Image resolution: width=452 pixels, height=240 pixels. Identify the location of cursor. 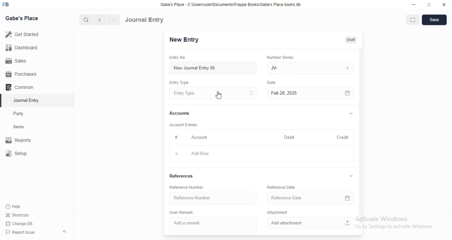
(219, 96).